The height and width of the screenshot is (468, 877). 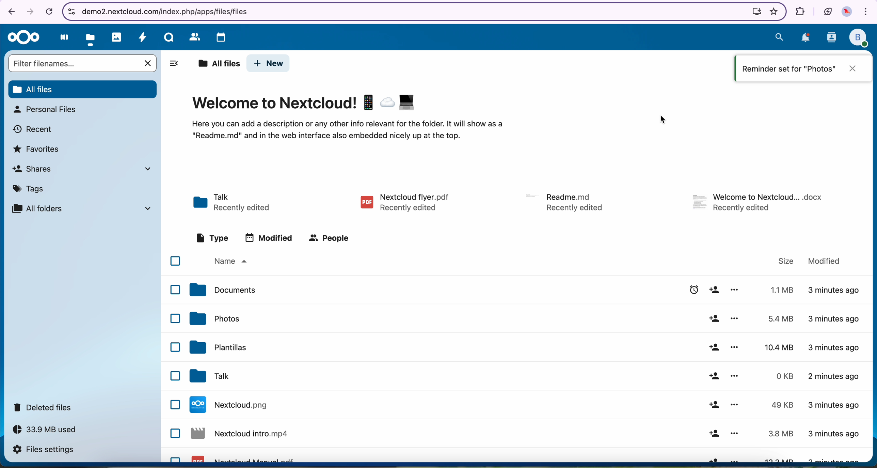 What do you see at coordinates (835, 347) in the screenshot?
I see `2 minutes ago` at bounding box center [835, 347].